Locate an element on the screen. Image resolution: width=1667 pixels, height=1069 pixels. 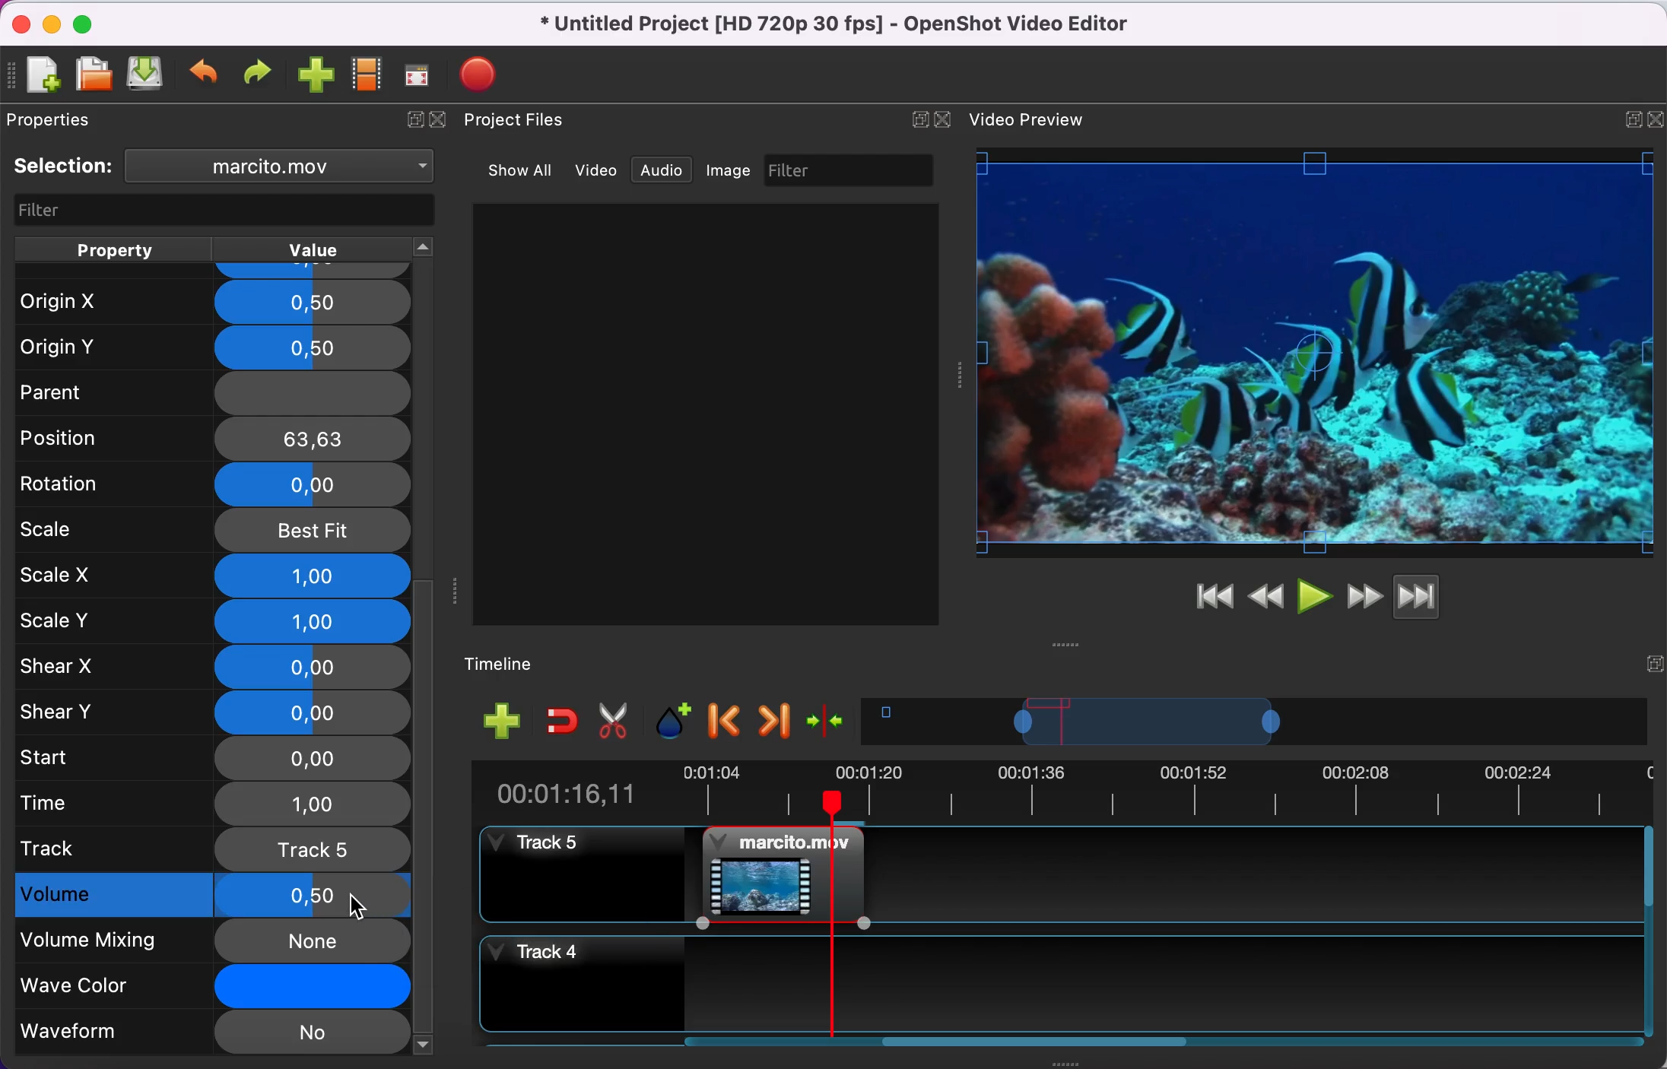
track 4 is located at coordinates (1062, 979).